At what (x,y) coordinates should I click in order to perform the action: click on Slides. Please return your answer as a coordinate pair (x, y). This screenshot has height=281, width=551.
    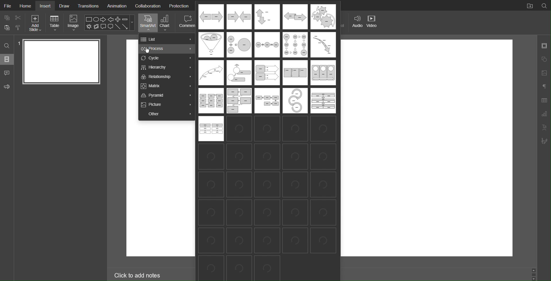
    Looking at the image, I should click on (7, 60).